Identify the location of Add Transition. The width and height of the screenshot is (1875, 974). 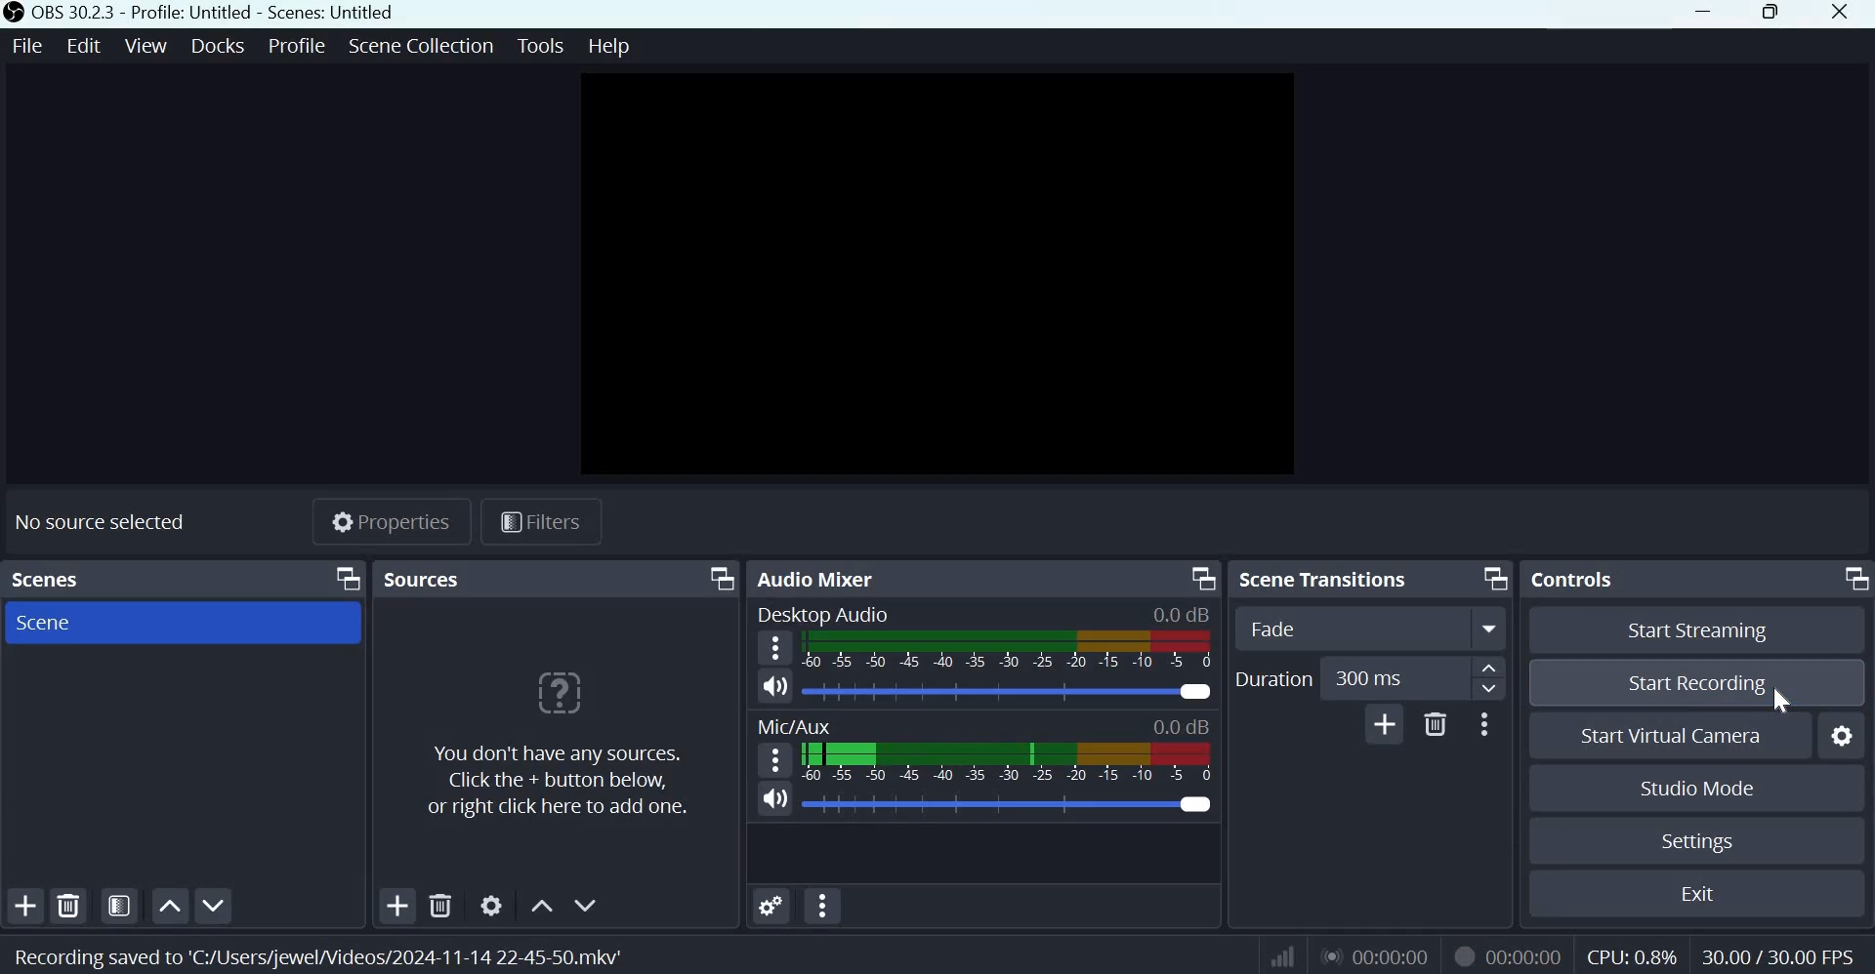
(1387, 724).